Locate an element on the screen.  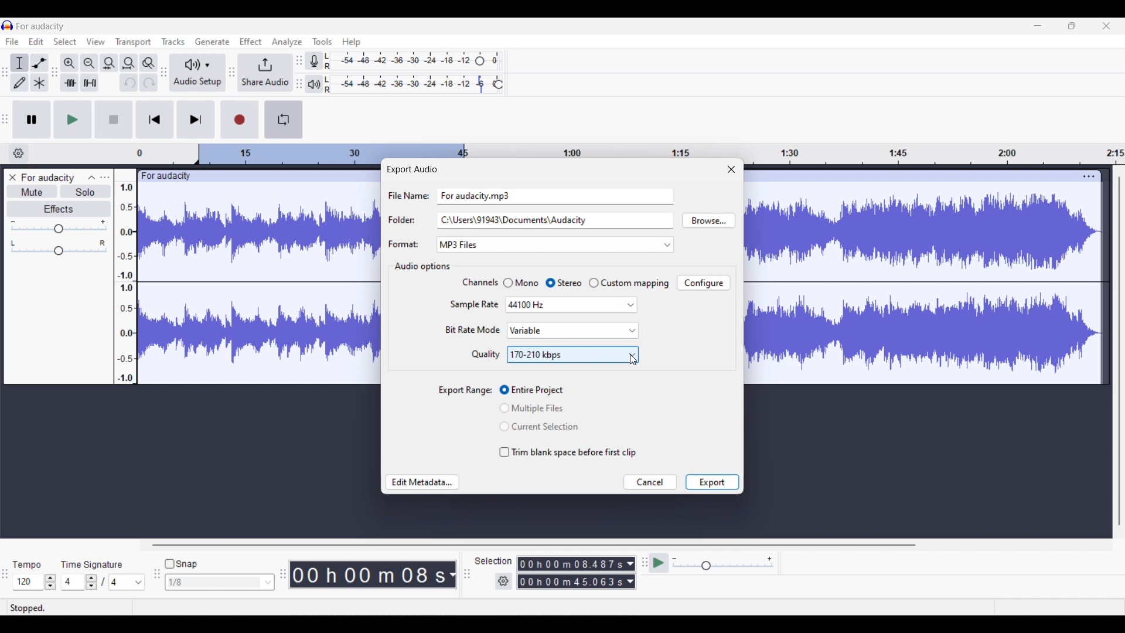
Toggle for Stereo, current selection is located at coordinates (564, 283).